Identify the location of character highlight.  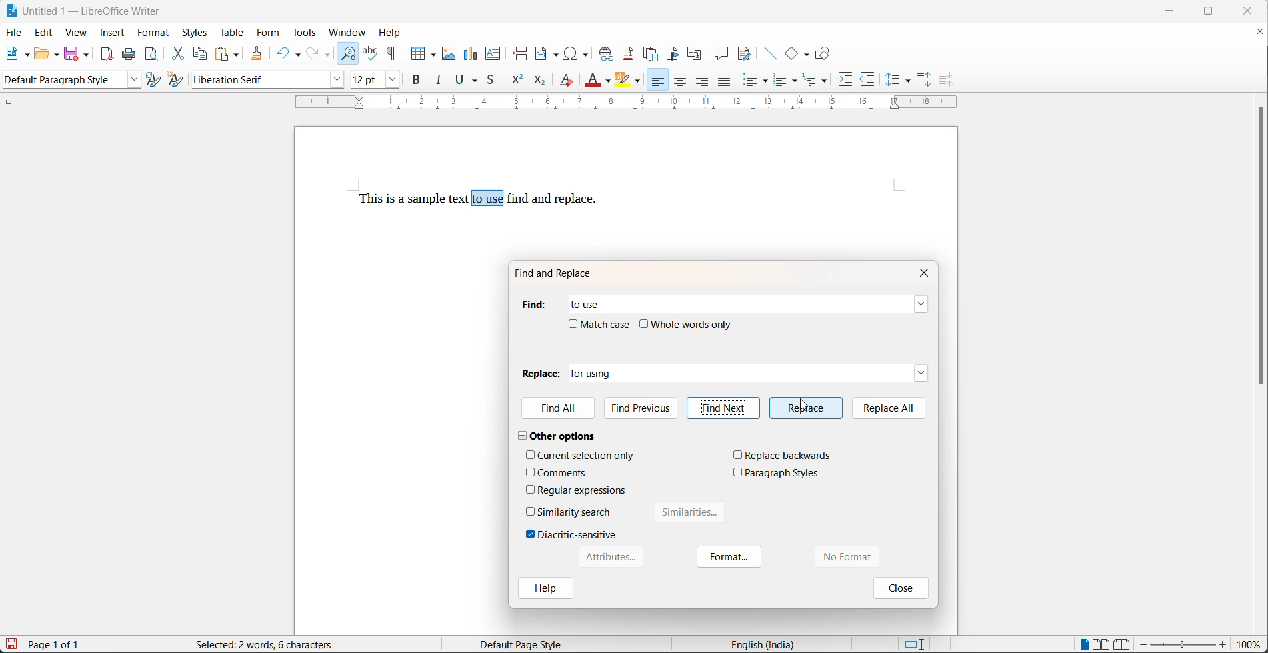
(623, 80).